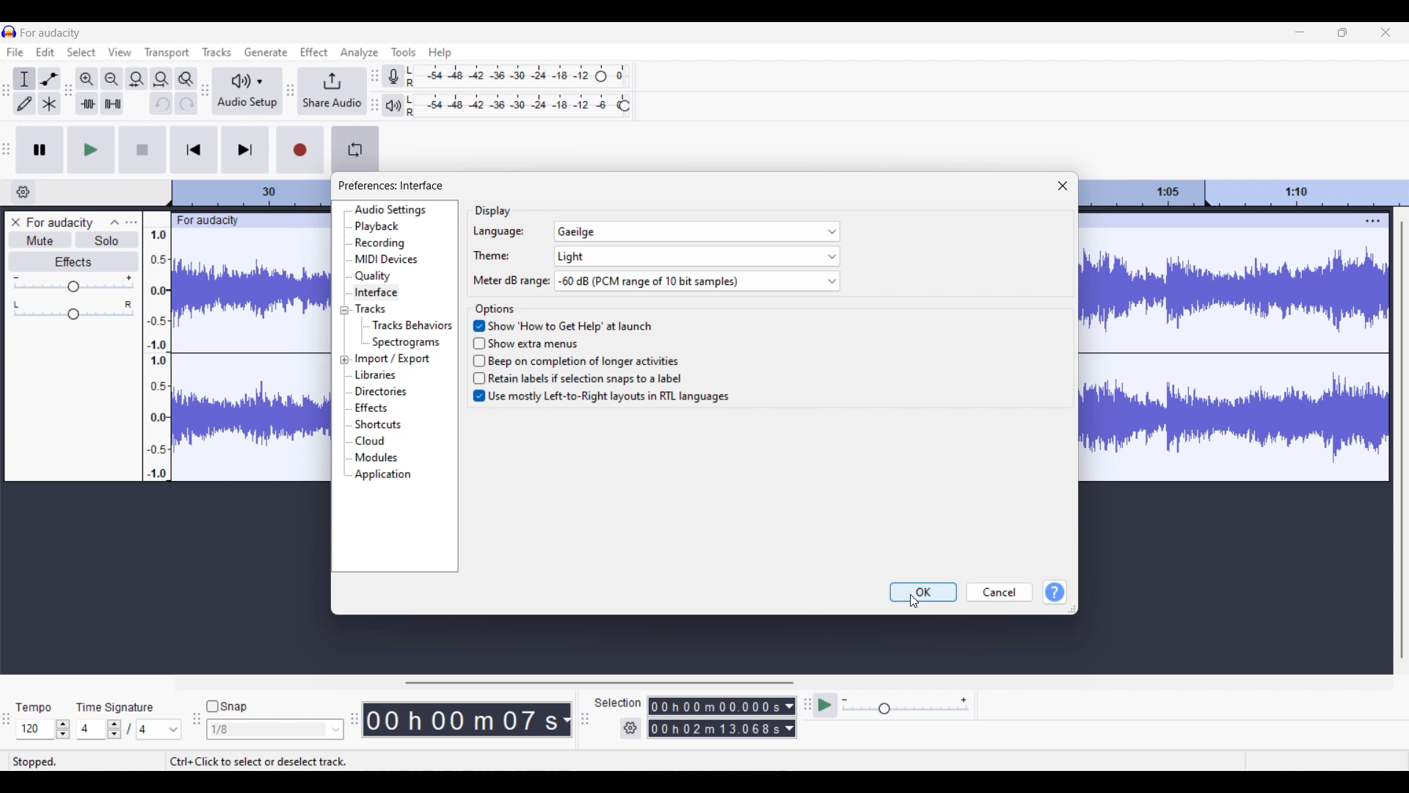  What do you see at coordinates (1386, 32) in the screenshot?
I see `Close interface` at bounding box center [1386, 32].